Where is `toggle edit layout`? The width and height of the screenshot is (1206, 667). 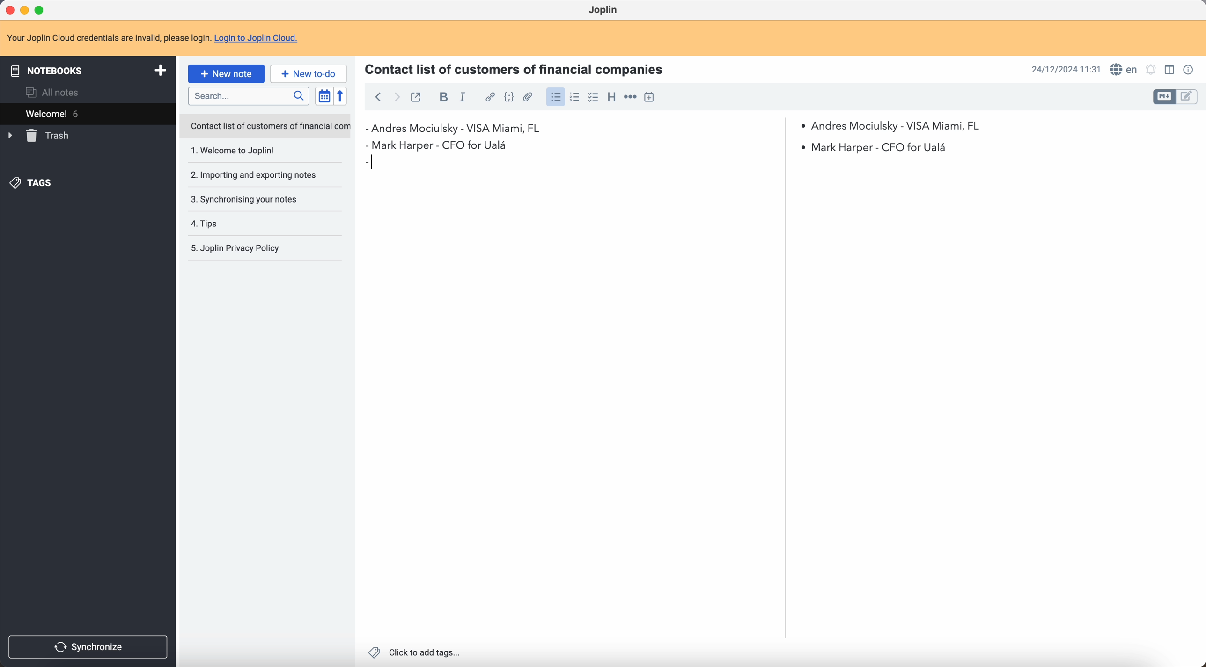 toggle edit layout is located at coordinates (1187, 97).